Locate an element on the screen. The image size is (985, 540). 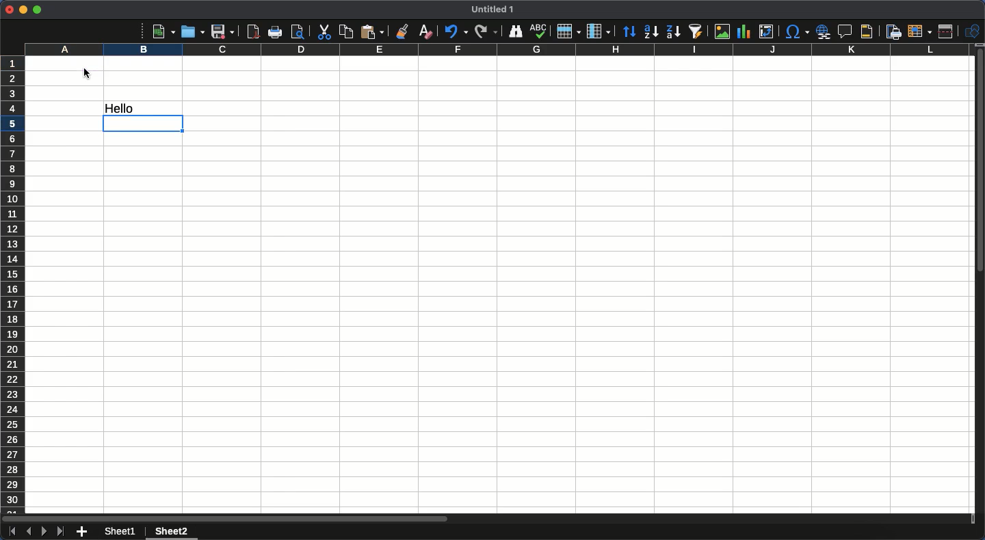
Export as PDF is located at coordinates (252, 31).